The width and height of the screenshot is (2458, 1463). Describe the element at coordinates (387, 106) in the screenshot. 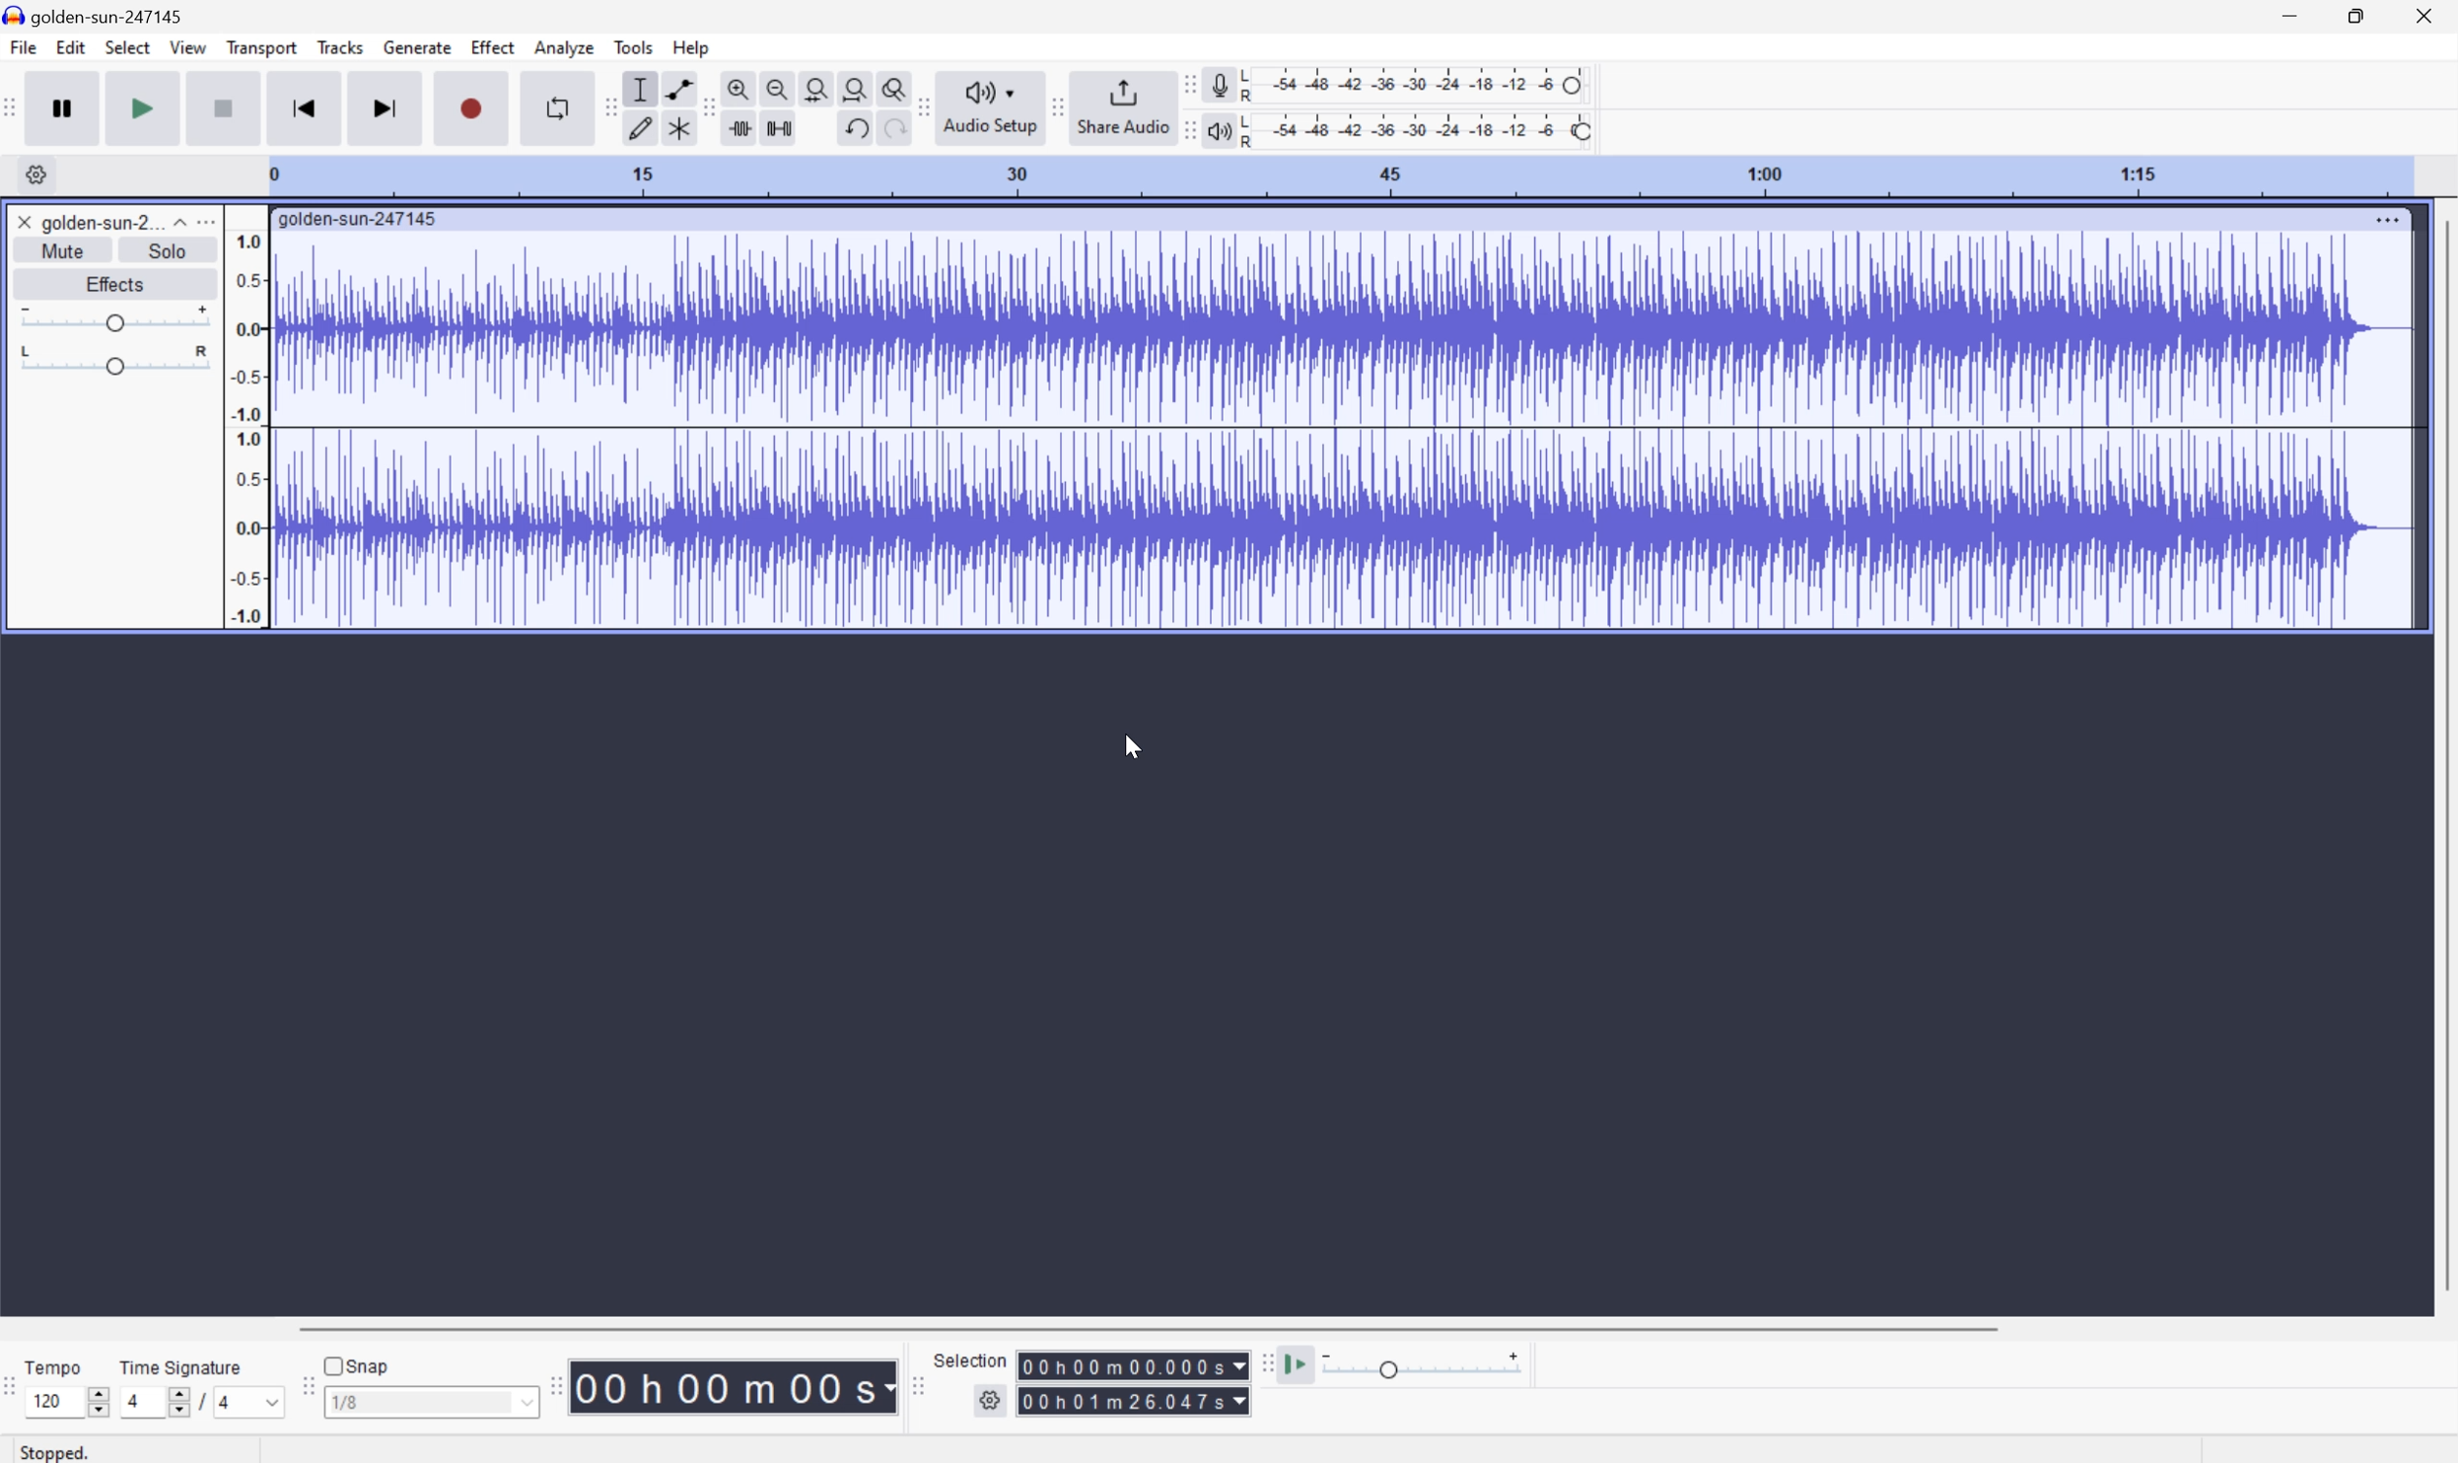

I see `Skip to end` at that location.